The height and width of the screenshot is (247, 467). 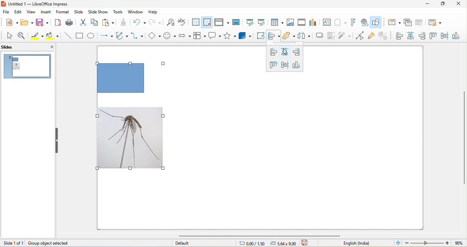 What do you see at coordinates (170, 36) in the screenshot?
I see `symbol shape` at bounding box center [170, 36].